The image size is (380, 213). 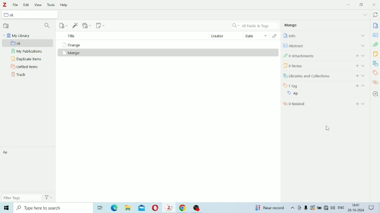 I want to click on Mango, so click(x=292, y=25).